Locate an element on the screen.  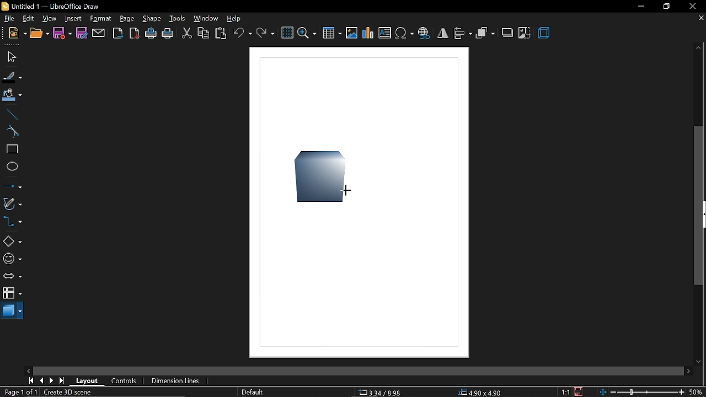
arrange is located at coordinates (485, 34).